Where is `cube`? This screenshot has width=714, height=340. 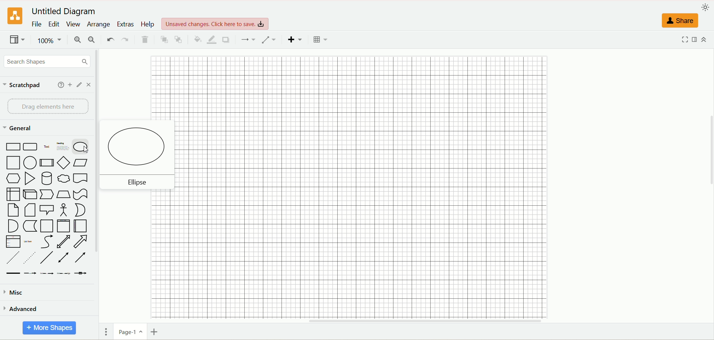 cube is located at coordinates (30, 193).